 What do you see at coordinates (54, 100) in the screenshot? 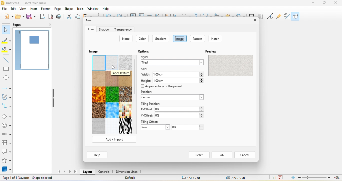
I see `hide` at bounding box center [54, 100].